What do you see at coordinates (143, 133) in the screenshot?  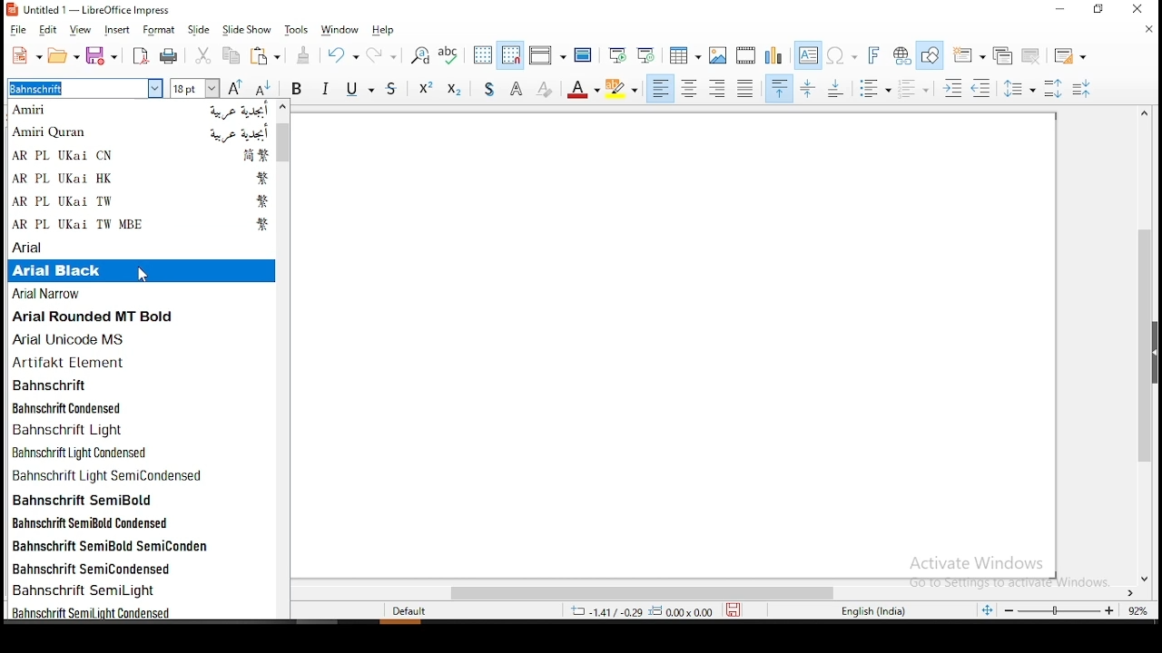 I see `amiri quran` at bounding box center [143, 133].